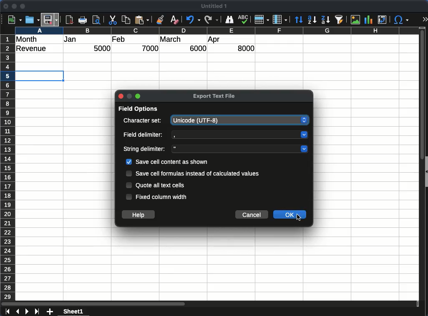 The width and height of the screenshot is (428, 316). What do you see at coordinates (162, 20) in the screenshot?
I see `clone formatting` at bounding box center [162, 20].